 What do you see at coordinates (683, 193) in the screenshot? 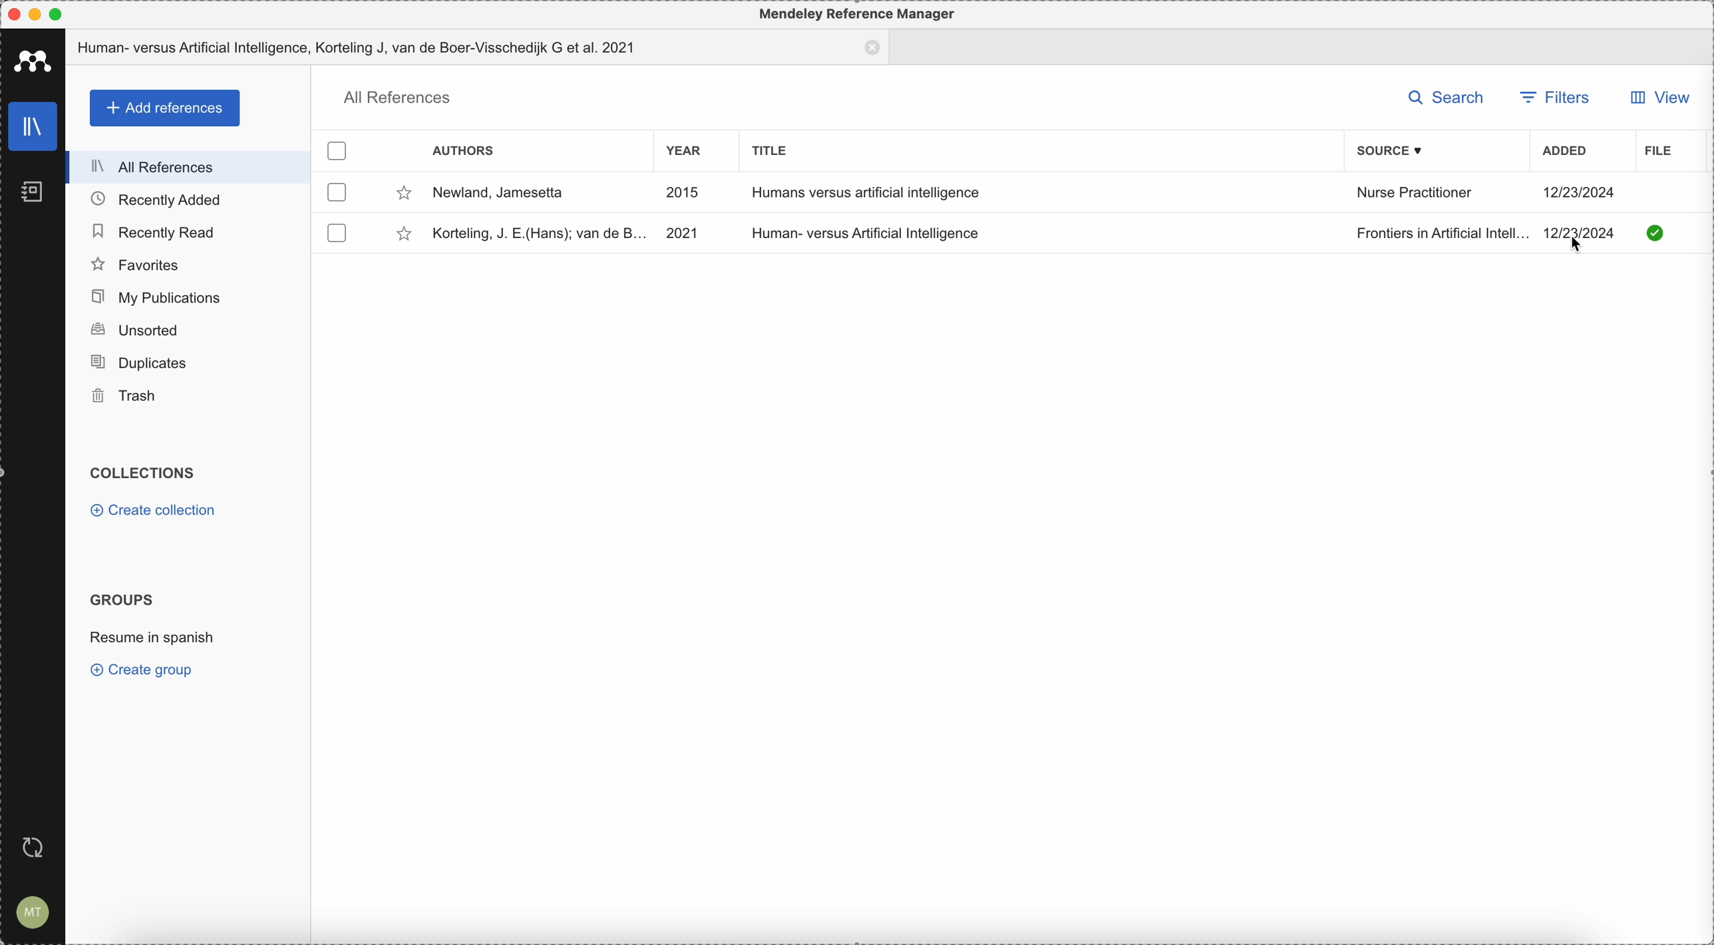
I see `2015` at bounding box center [683, 193].